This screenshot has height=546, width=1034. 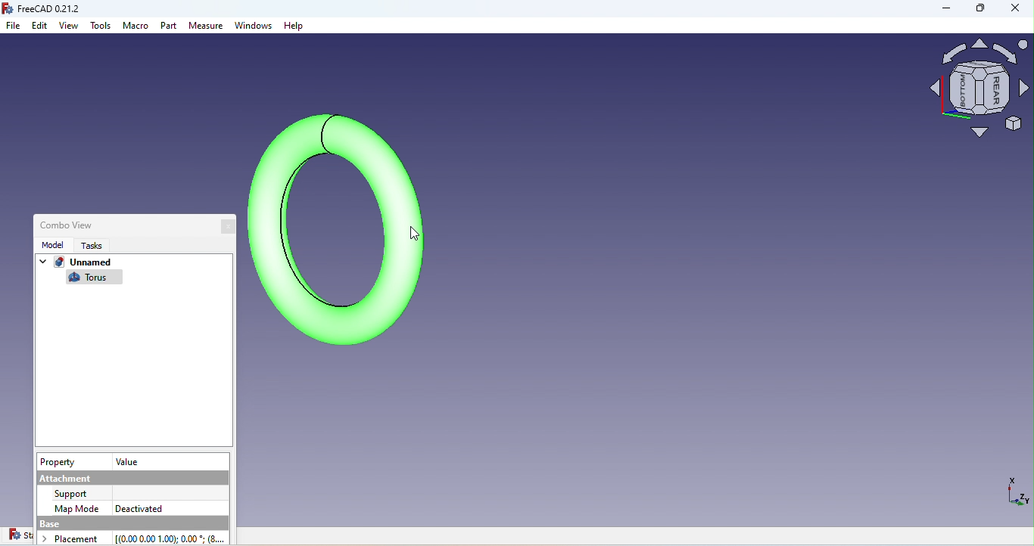 I want to click on Measure, so click(x=207, y=26).